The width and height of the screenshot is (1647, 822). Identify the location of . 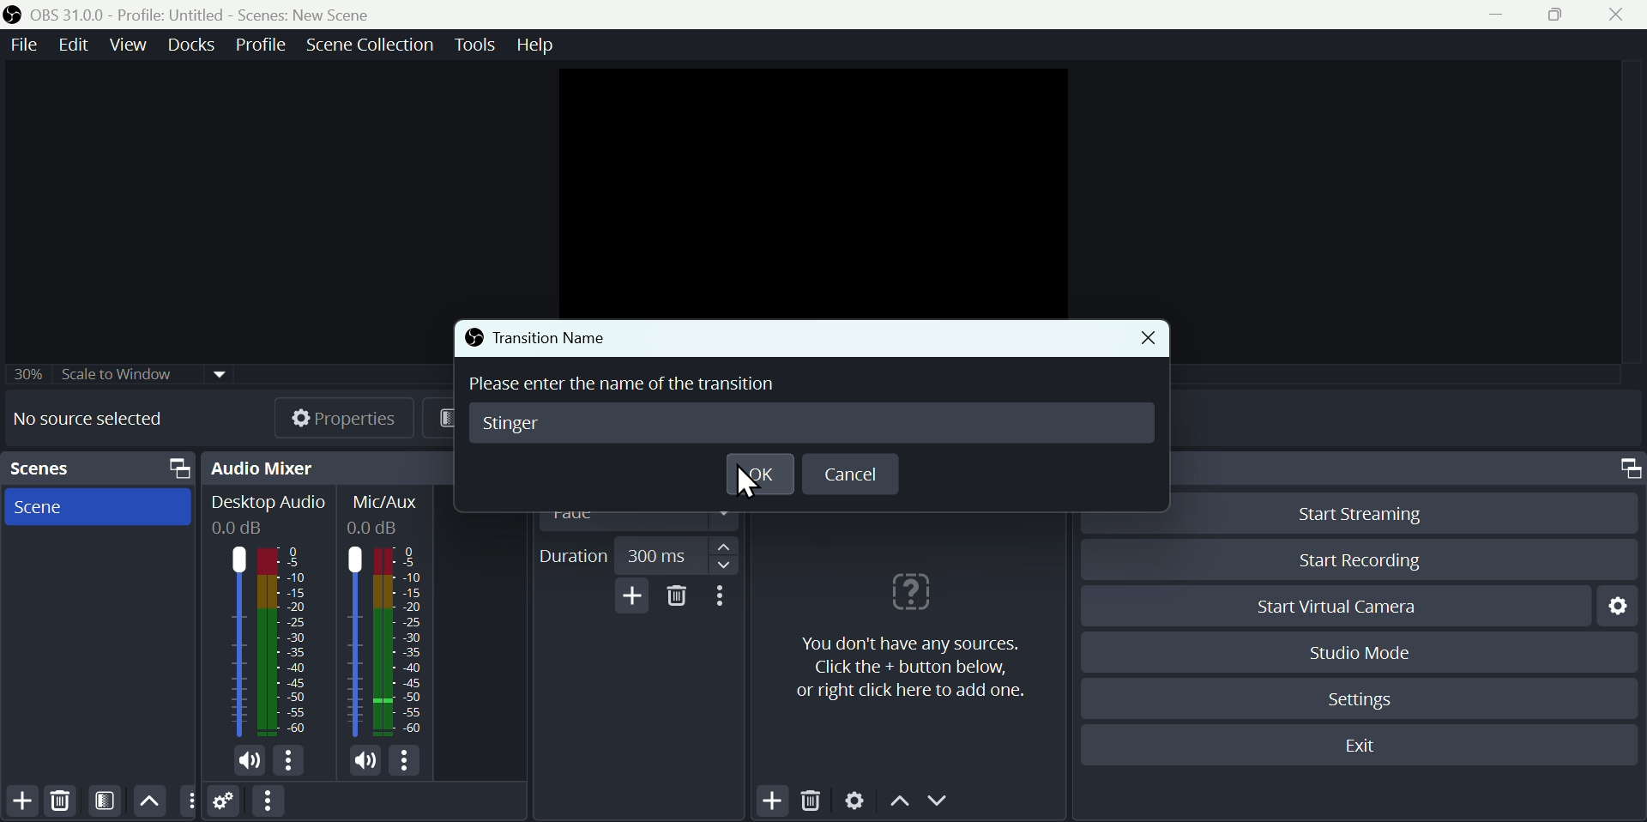
(77, 44).